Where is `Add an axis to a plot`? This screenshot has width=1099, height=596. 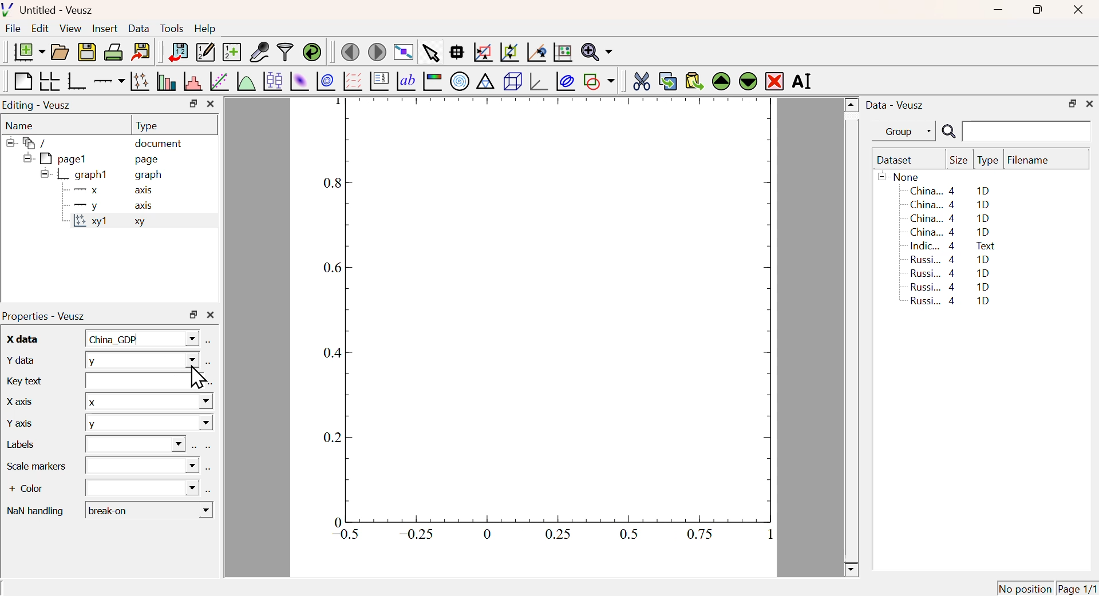 Add an axis to a plot is located at coordinates (109, 82).